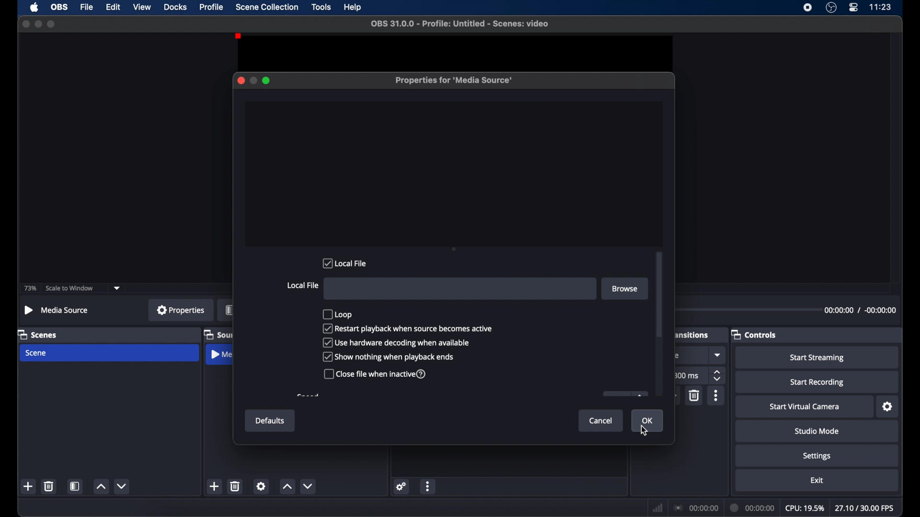 Image resolution: width=920 pixels, height=517 pixels. I want to click on sources, so click(218, 333).